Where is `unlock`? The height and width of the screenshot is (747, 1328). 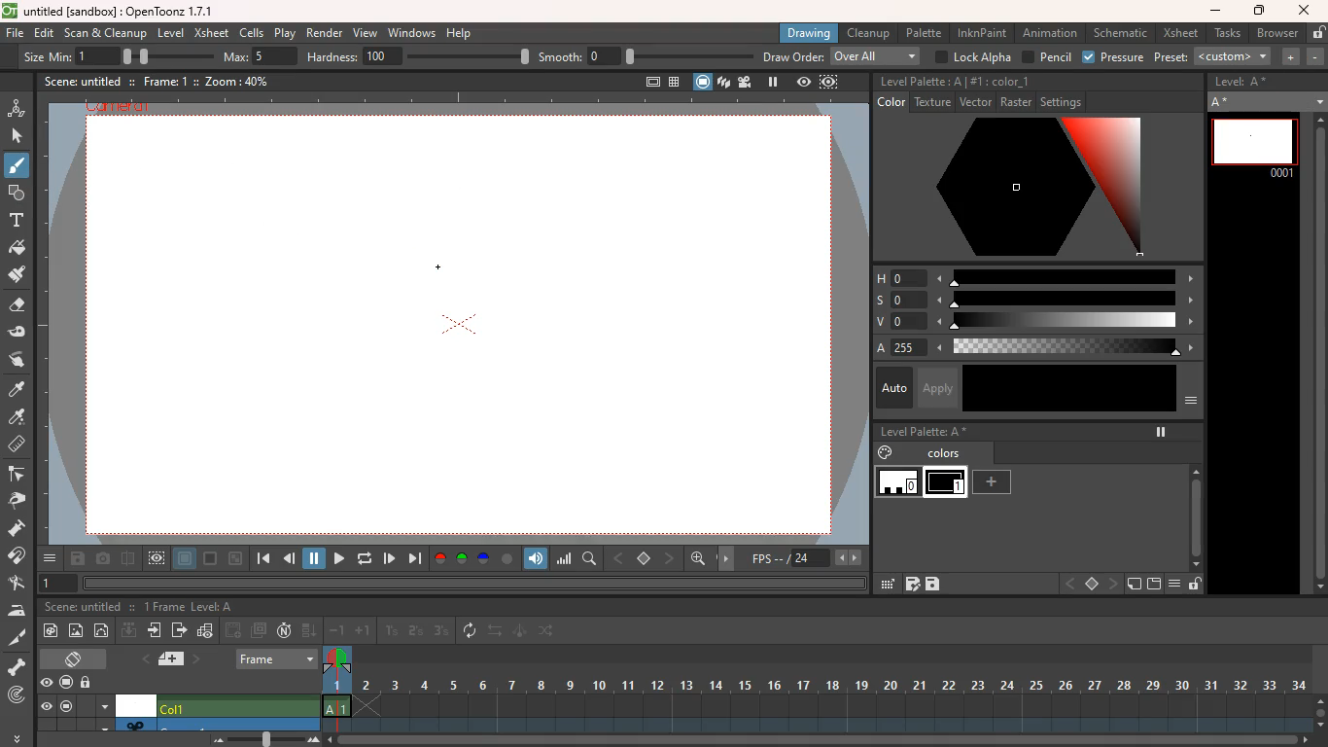 unlock is located at coordinates (89, 682).